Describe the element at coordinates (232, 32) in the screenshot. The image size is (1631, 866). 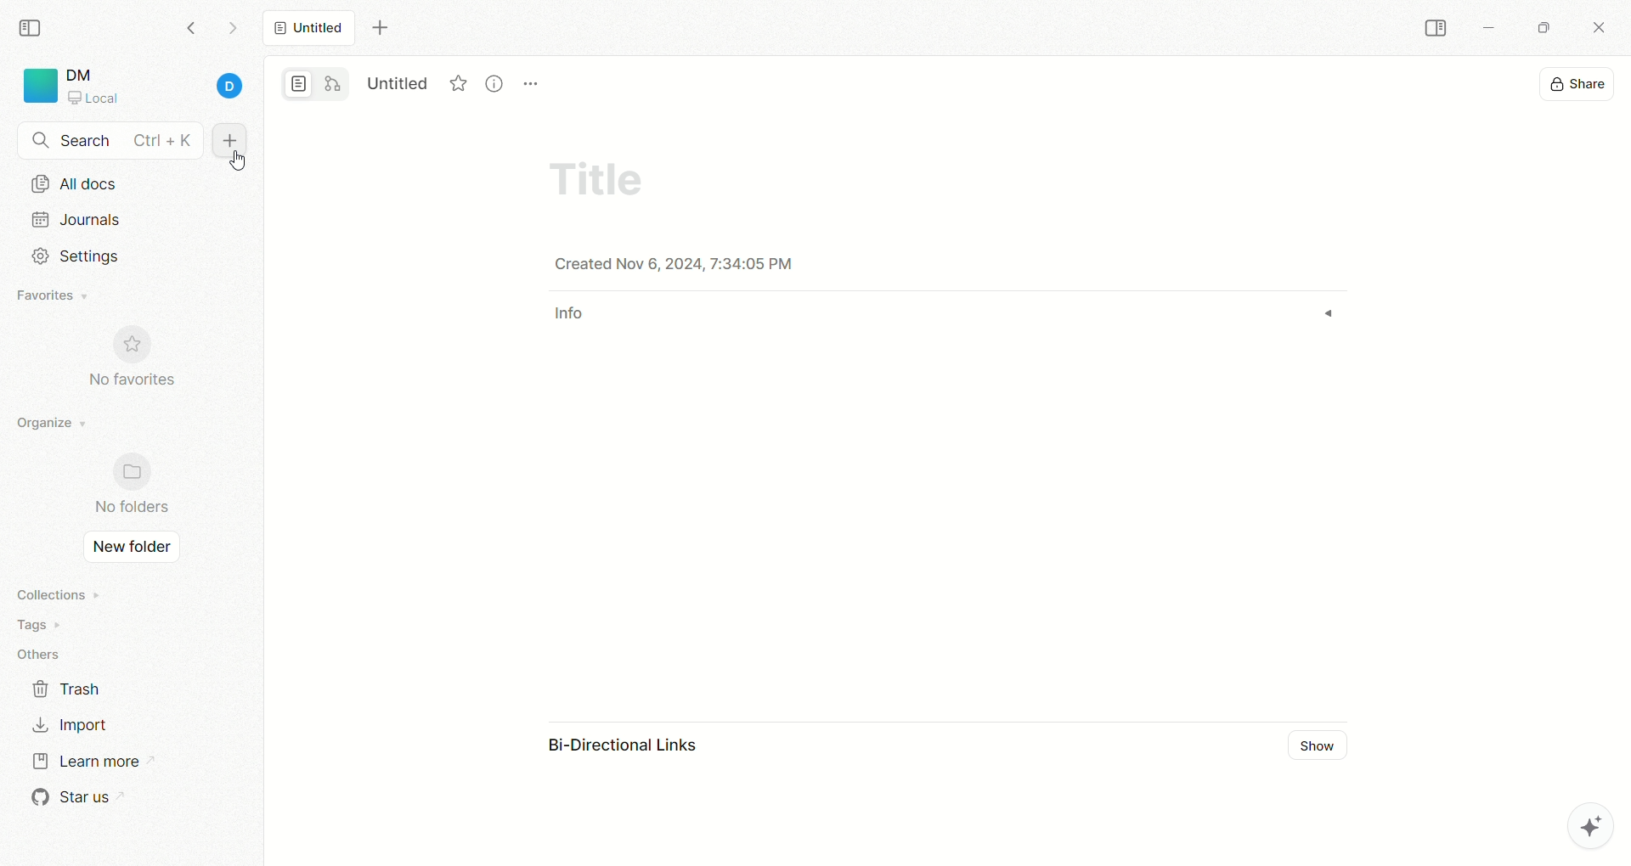
I see `go forward` at that location.